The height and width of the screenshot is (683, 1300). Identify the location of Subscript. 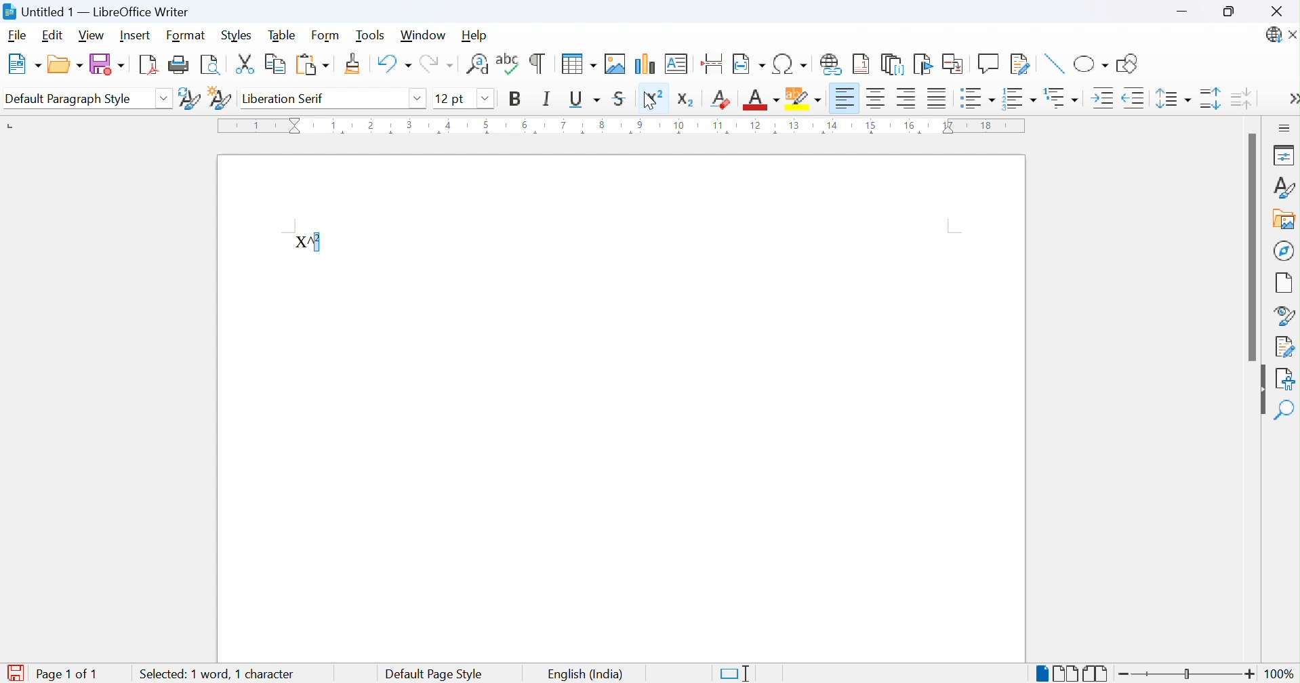
(687, 102).